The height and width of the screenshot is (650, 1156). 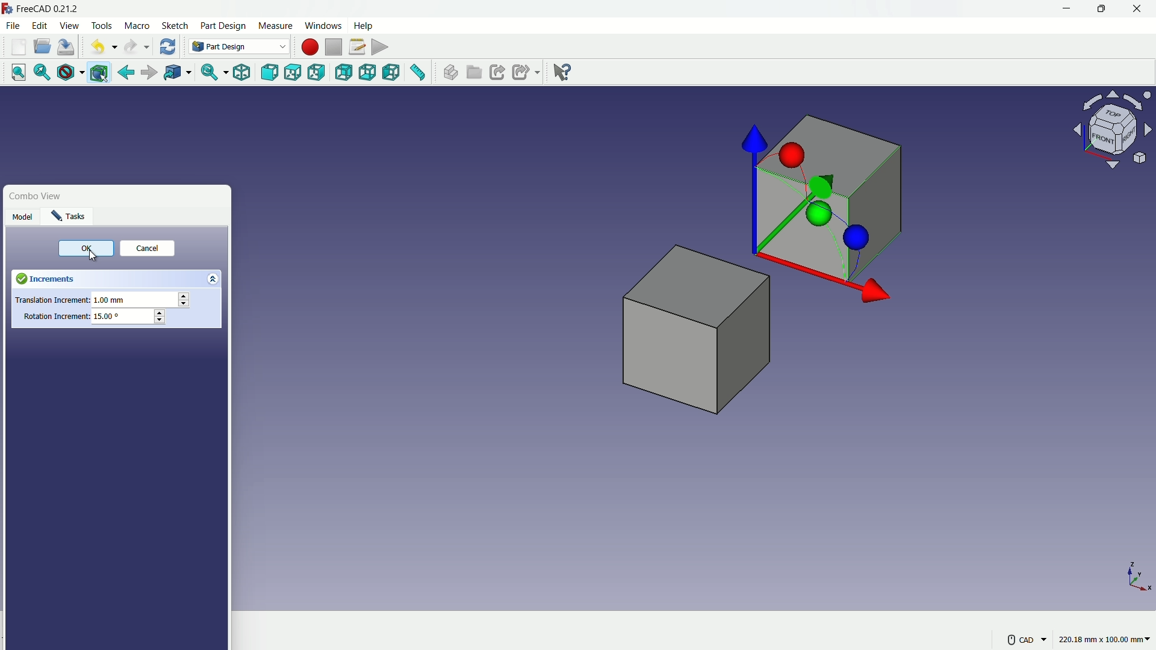 What do you see at coordinates (418, 74) in the screenshot?
I see `measure` at bounding box center [418, 74].